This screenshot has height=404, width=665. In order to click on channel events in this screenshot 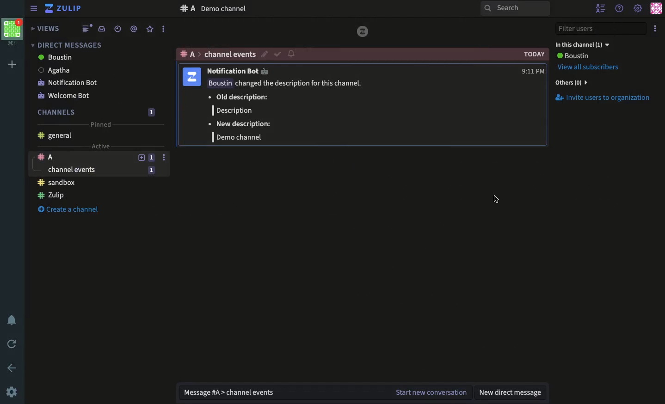, I will do `click(229, 55)`.